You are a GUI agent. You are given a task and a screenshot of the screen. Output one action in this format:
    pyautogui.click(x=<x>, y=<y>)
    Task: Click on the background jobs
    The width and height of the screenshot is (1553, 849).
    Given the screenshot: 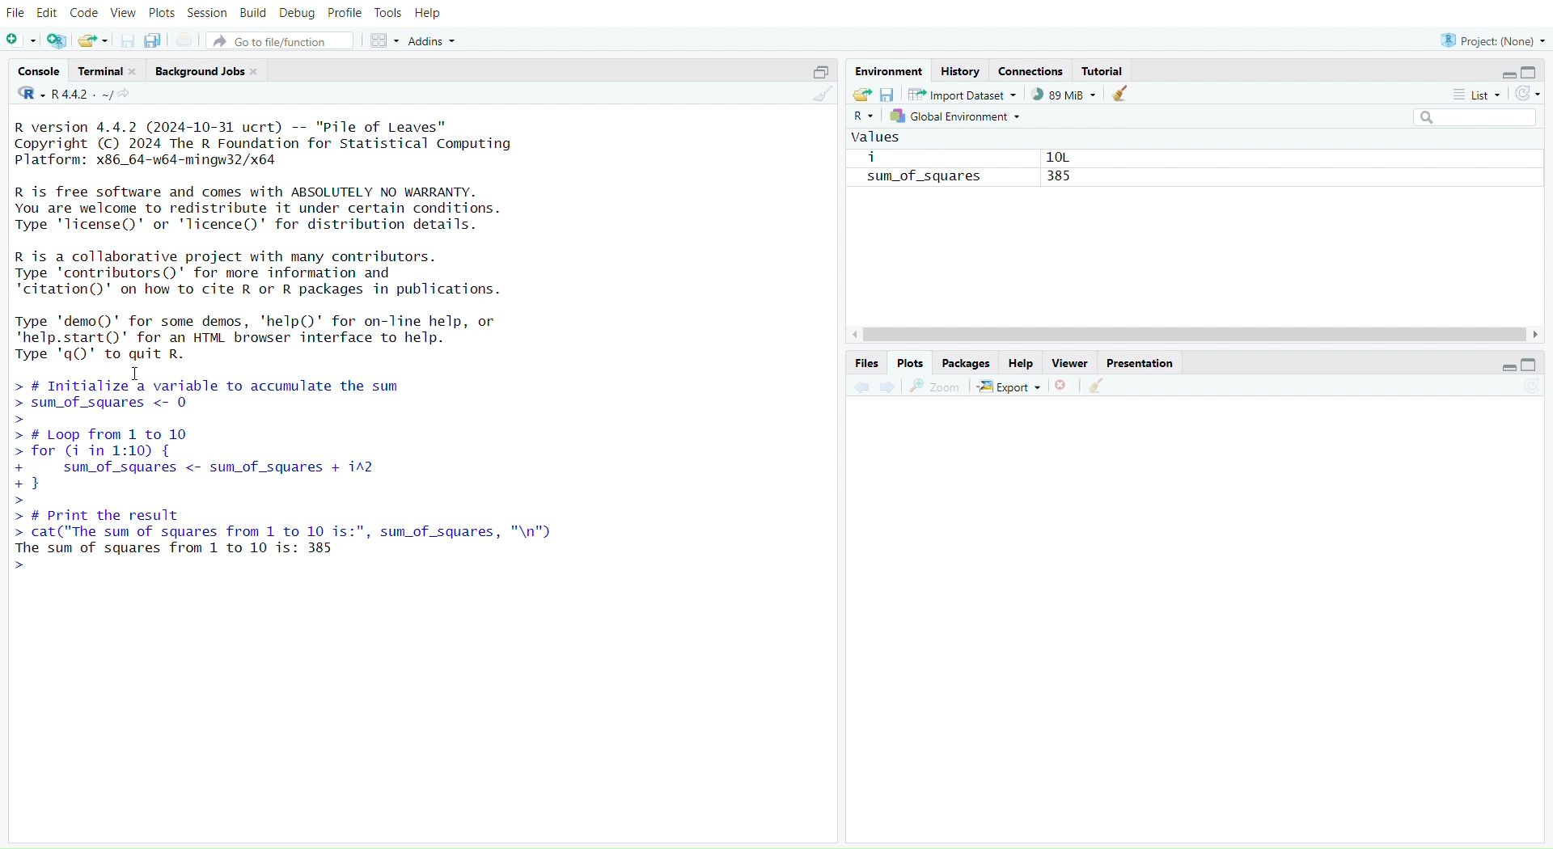 What is the action you would take?
    pyautogui.click(x=210, y=71)
    